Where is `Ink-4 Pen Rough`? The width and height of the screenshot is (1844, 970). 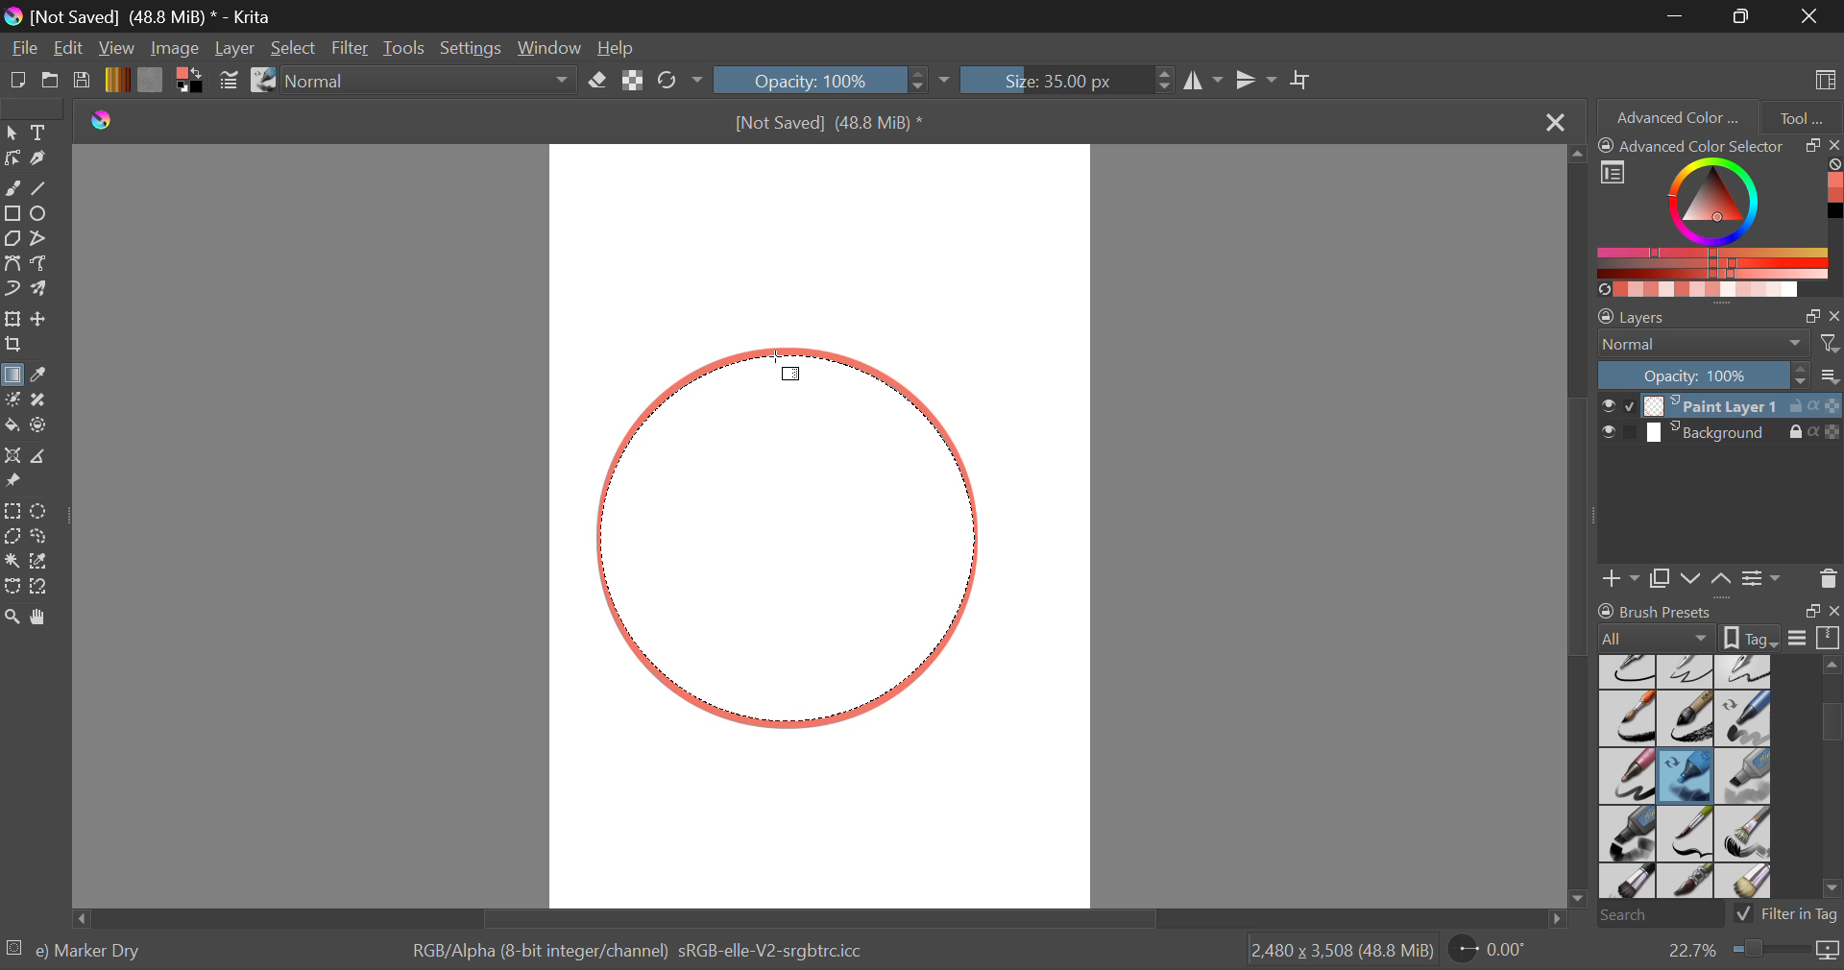
Ink-4 Pen Rough is located at coordinates (1744, 670).